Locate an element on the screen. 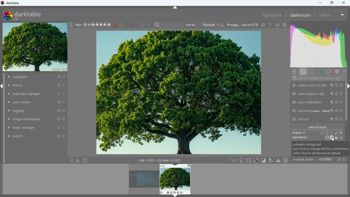 This screenshot has width=350, height=197. mask manager is located at coordinates (37, 128).